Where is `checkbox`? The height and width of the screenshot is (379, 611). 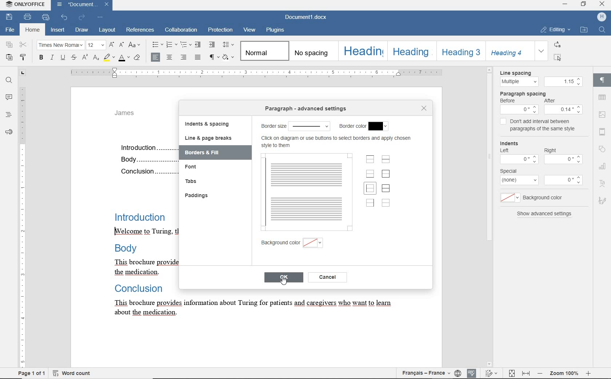
checkbox is located at coordinates (503, 122).